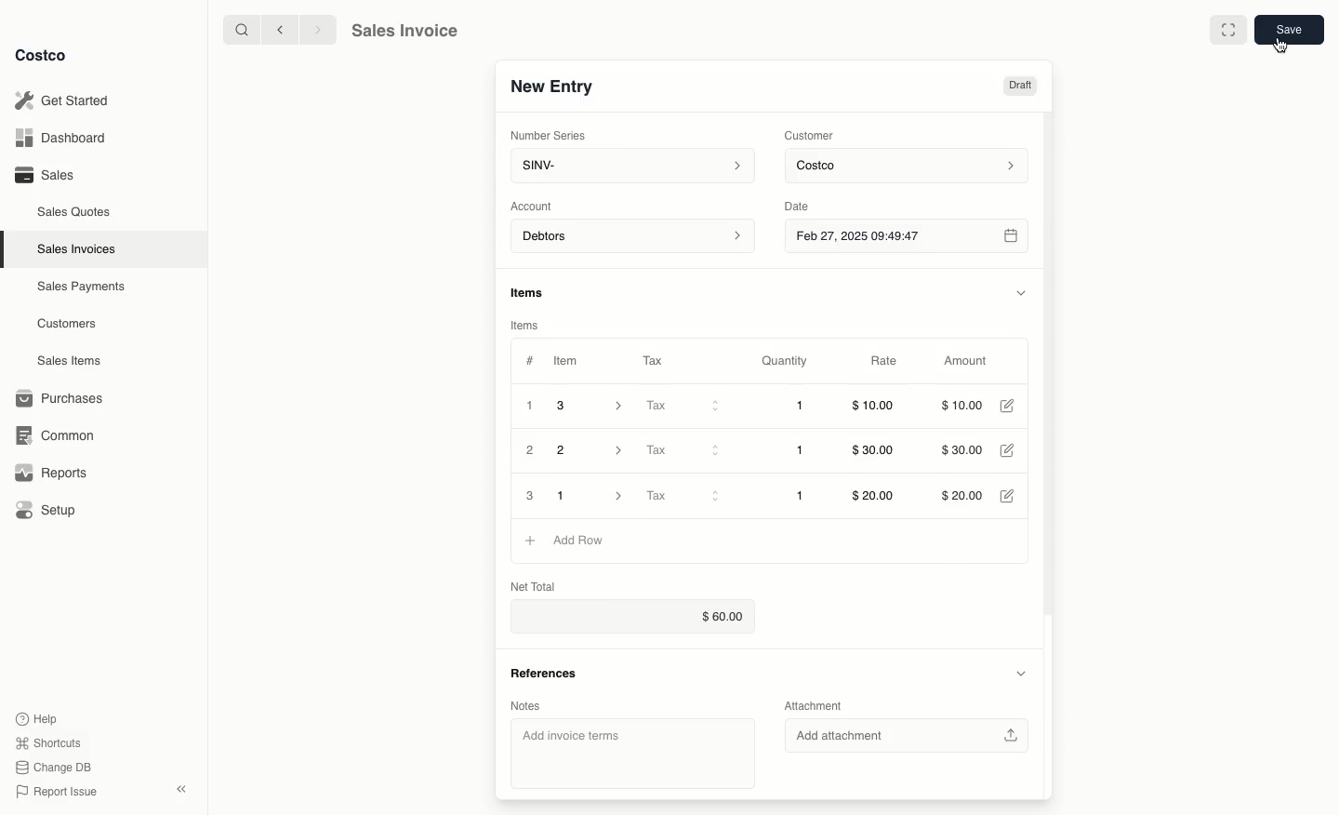 The height and width of the screenshot is (815, 1339). What do you see at coordinates (537, 584) in the screenshot?
I see `Net Total` at bounding box center [537, 584].